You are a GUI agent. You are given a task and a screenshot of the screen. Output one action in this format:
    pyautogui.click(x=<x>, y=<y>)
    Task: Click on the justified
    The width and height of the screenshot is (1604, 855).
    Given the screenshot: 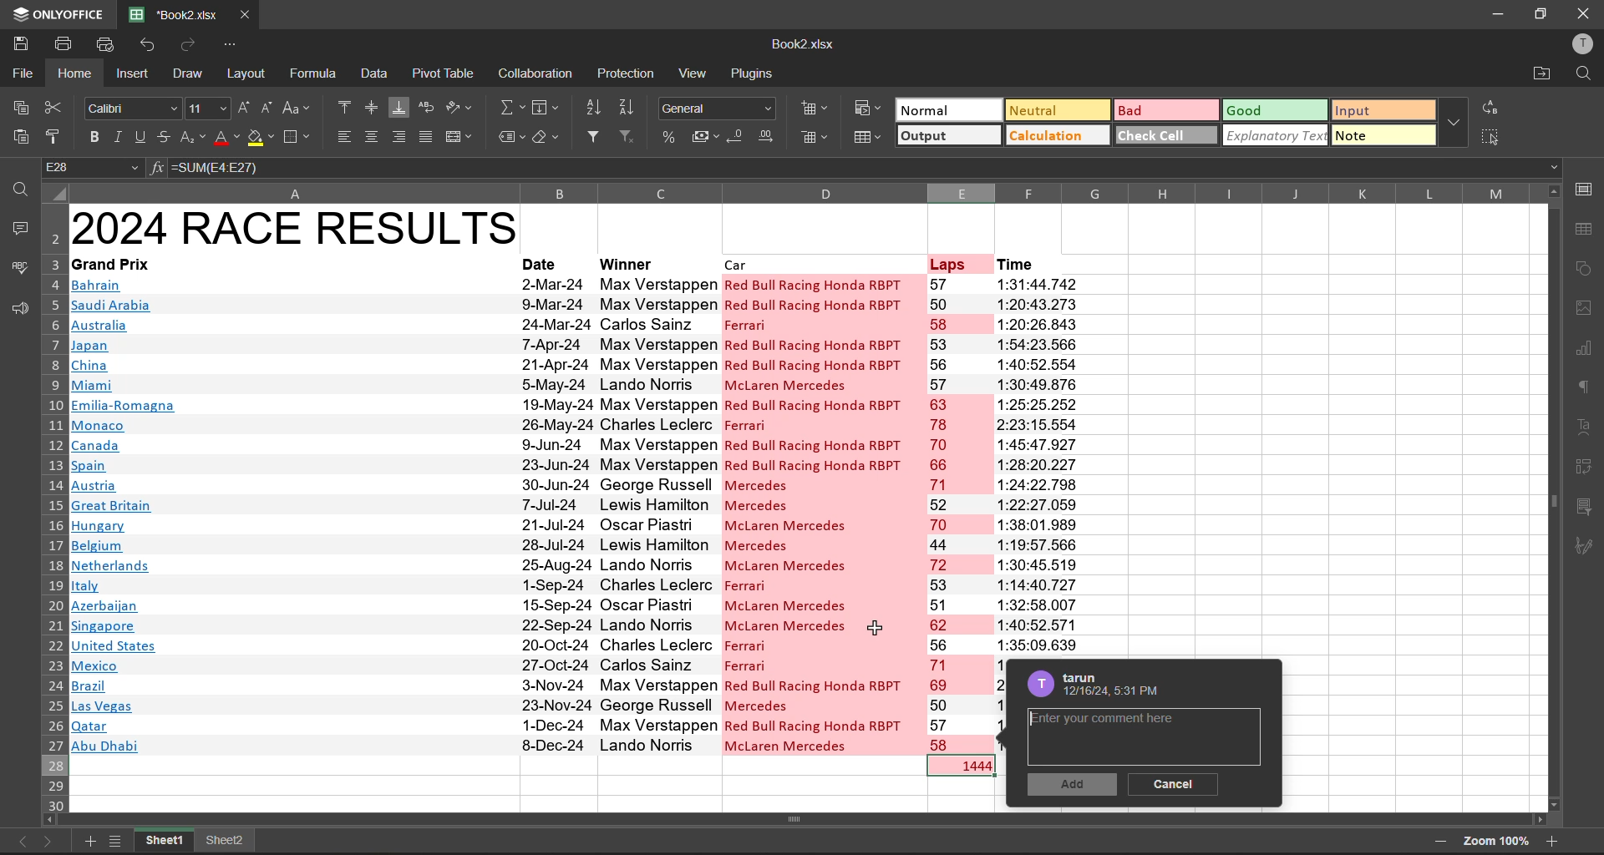 What is the action you would take?
    pyautogui.click(x=428, y=136)
    